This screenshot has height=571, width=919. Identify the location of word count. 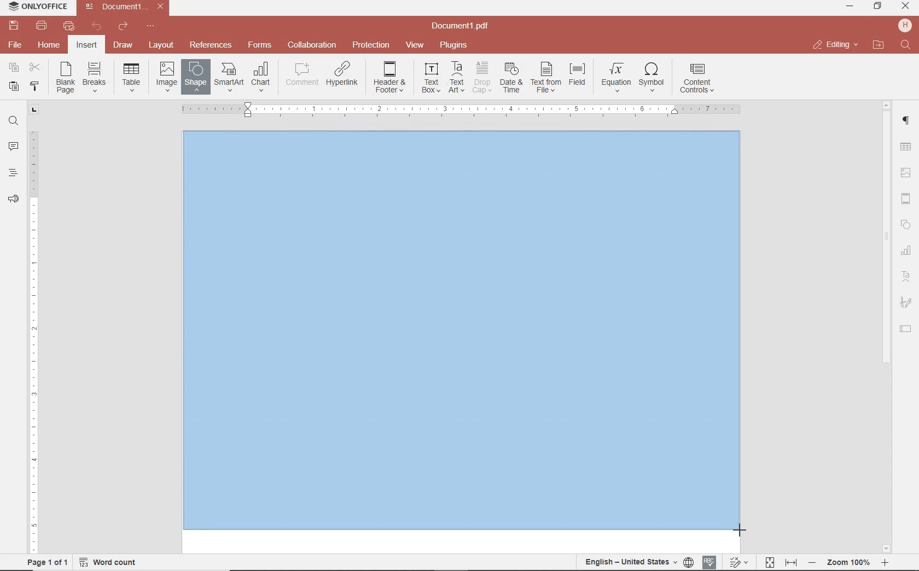
(112, 562).